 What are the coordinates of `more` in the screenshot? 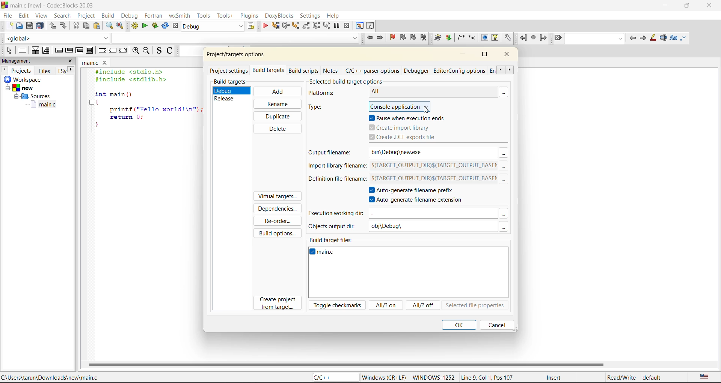 It's located at (504, 213).